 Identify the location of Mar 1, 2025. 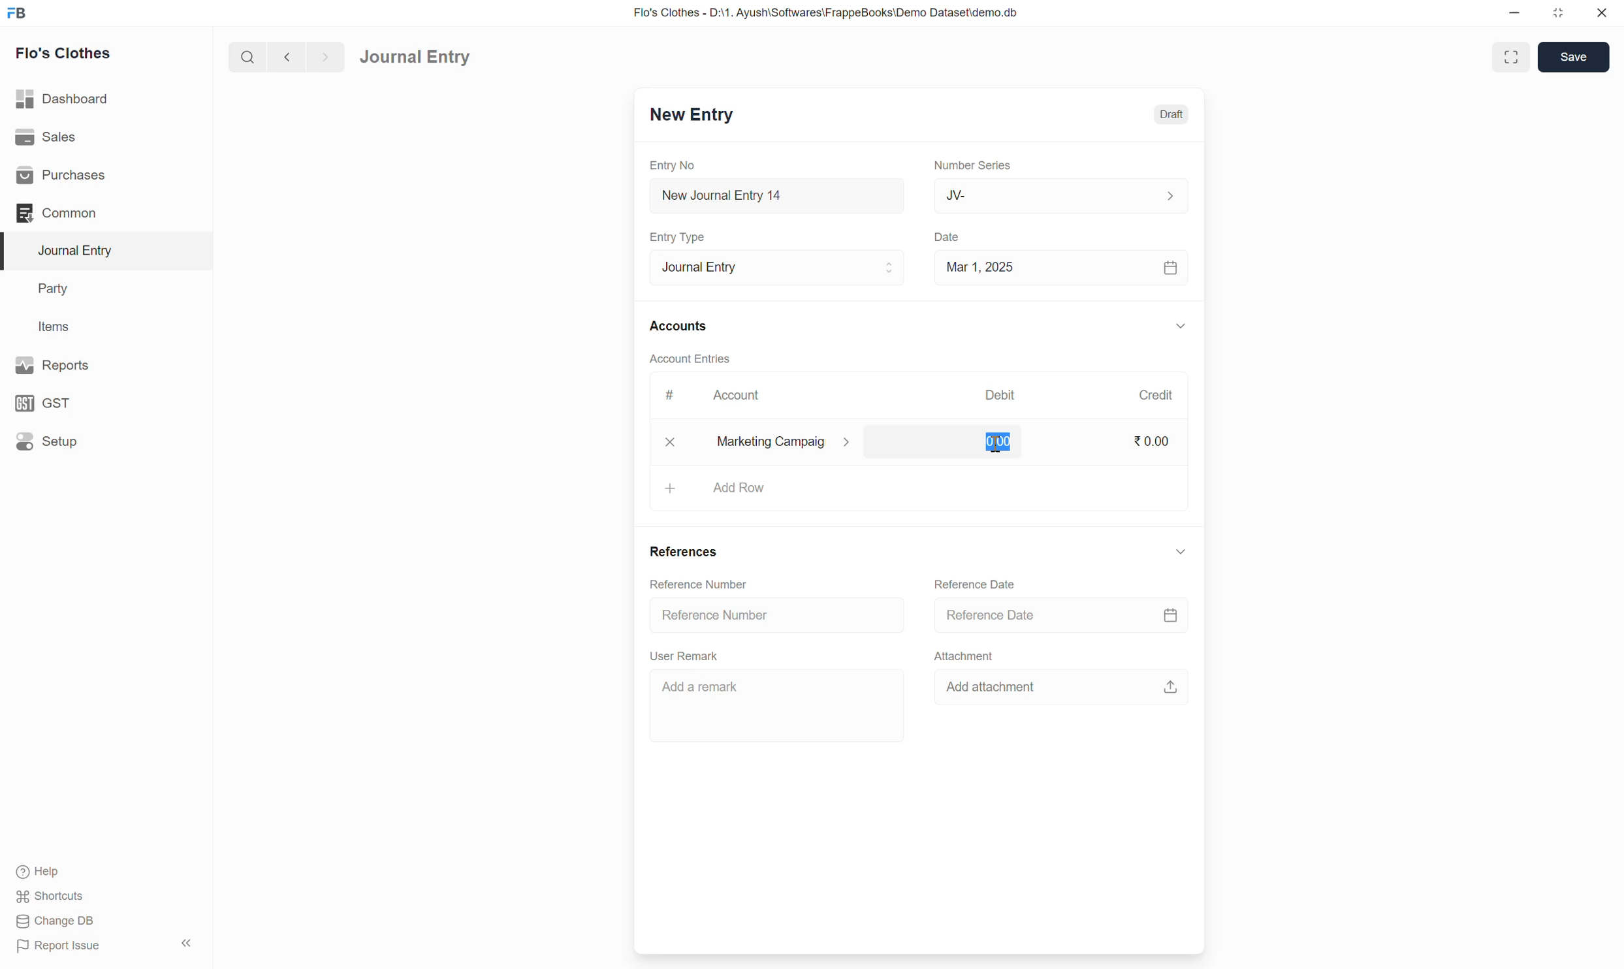
(980, 266).